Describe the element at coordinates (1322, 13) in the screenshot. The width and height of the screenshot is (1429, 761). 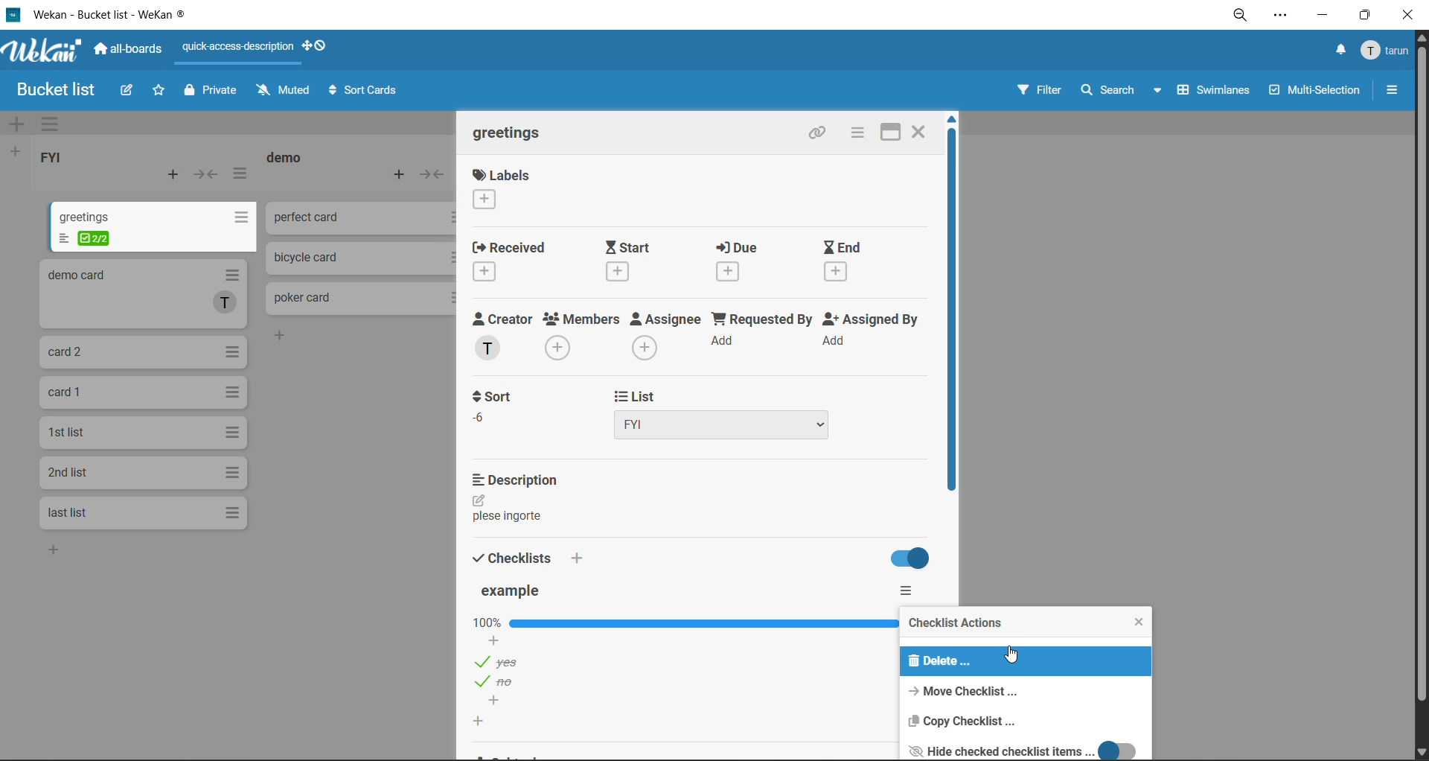
I see `minimize` at that location.